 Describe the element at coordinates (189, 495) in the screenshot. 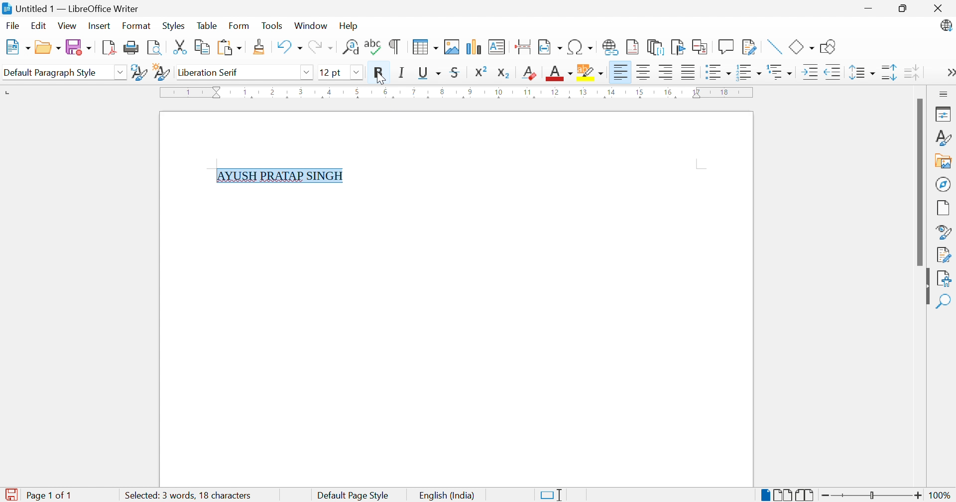

I see `4 words, 19 characters` at that location.